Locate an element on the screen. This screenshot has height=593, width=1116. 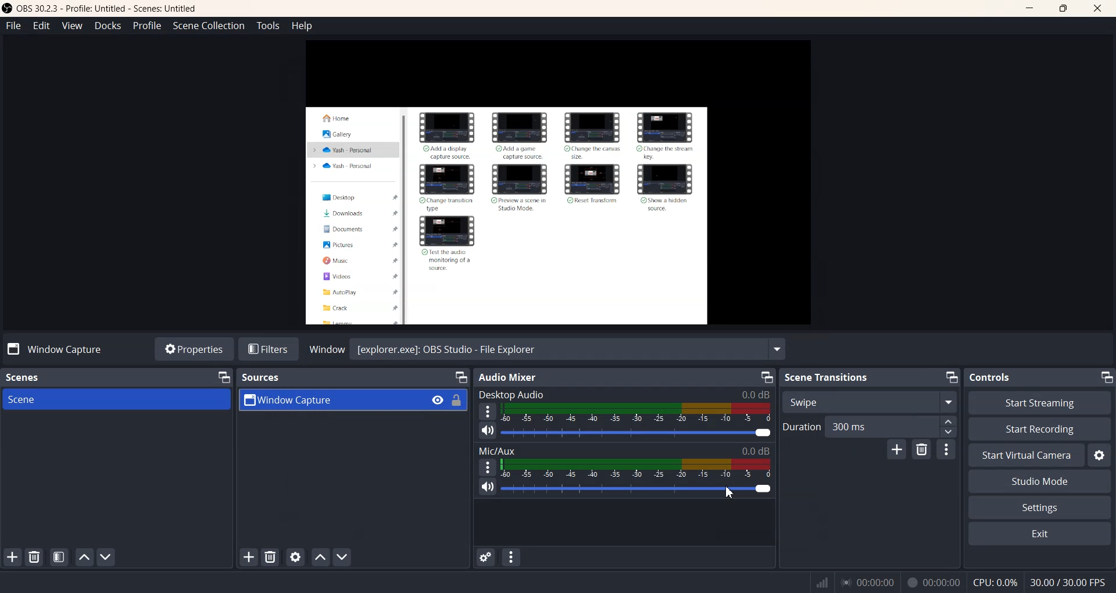
CPU:0.3% is located at coordinates (994, 581).